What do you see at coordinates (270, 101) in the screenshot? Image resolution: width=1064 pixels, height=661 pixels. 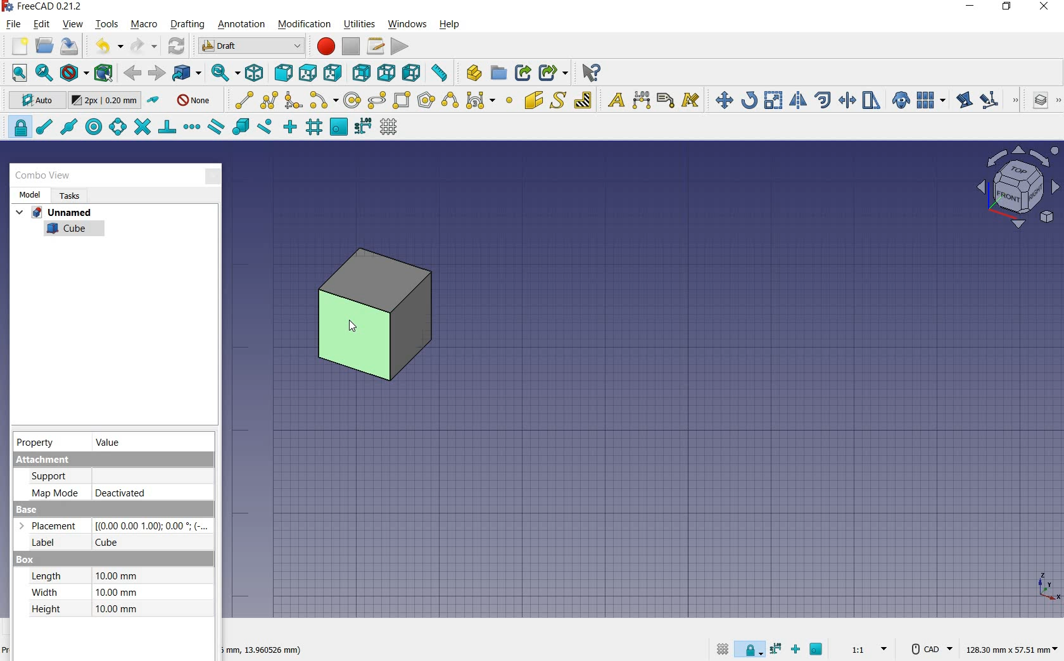 I see `polyline` at bounding box center [270, 101].